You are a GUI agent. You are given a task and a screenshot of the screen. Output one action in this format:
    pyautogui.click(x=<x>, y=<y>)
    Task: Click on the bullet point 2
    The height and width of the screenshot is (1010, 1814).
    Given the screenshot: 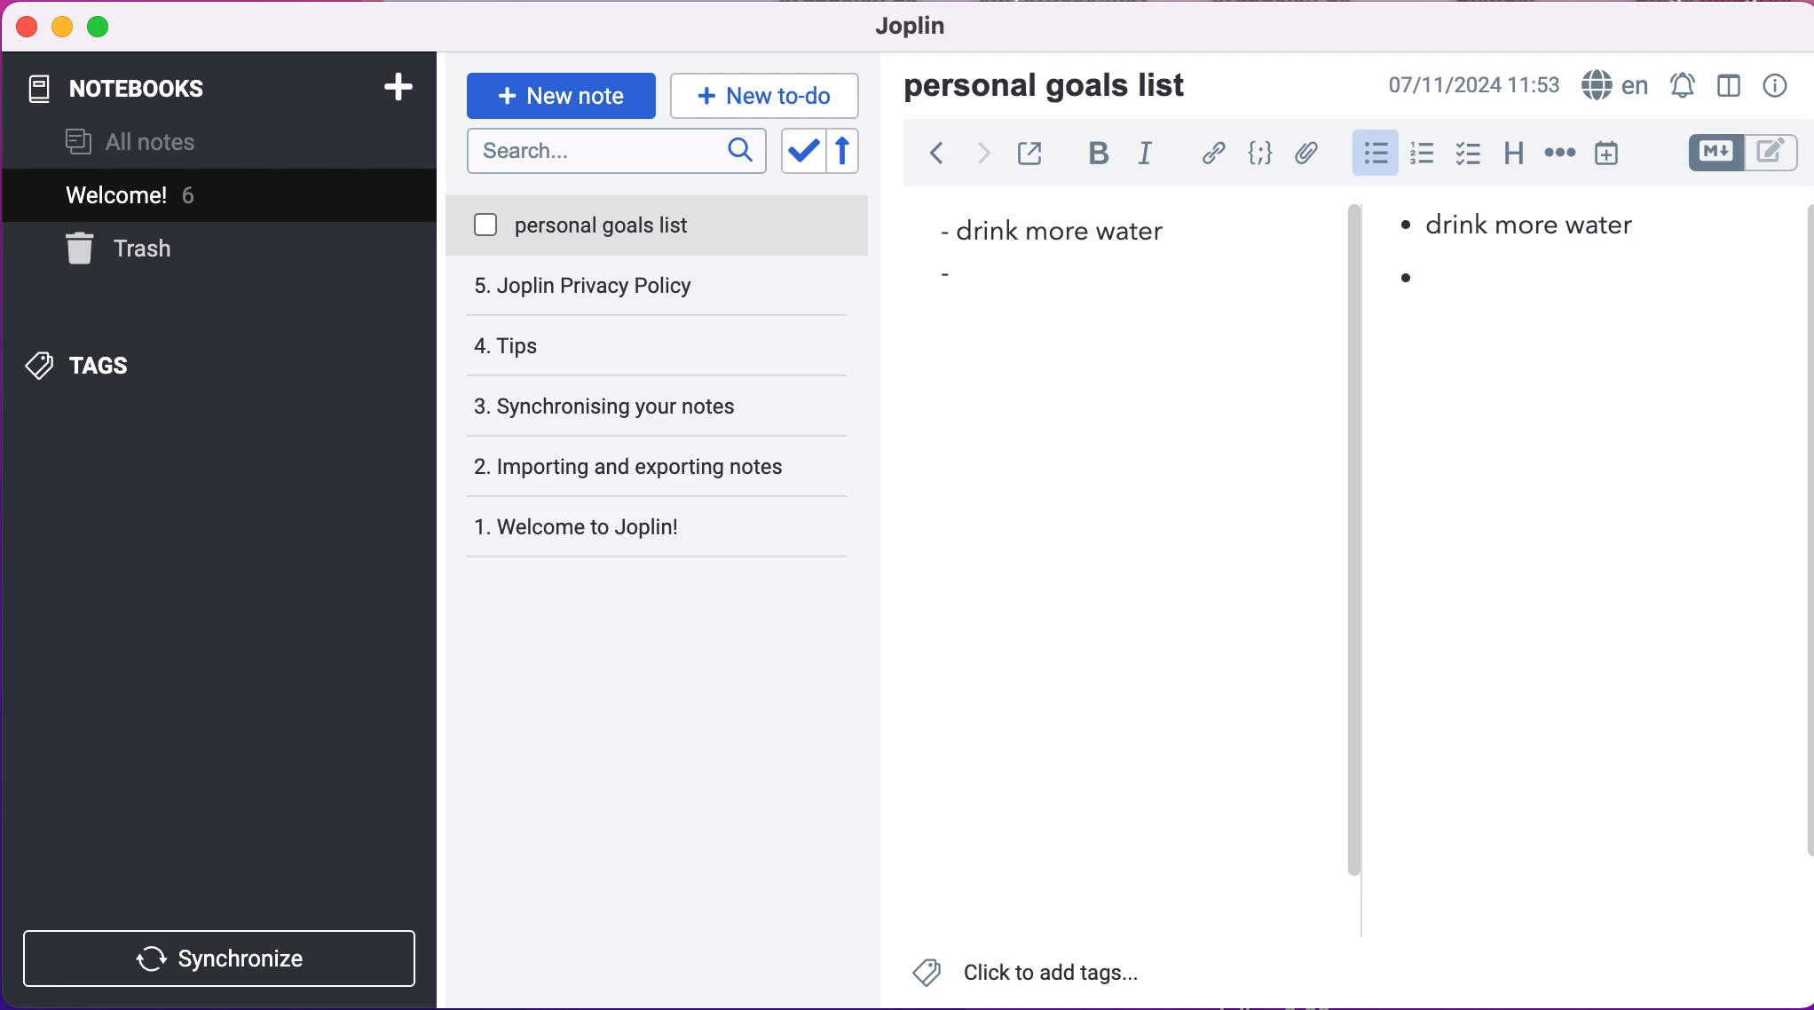 What is the action you would take?
    pyautogui.click(x=955, y=276)
    